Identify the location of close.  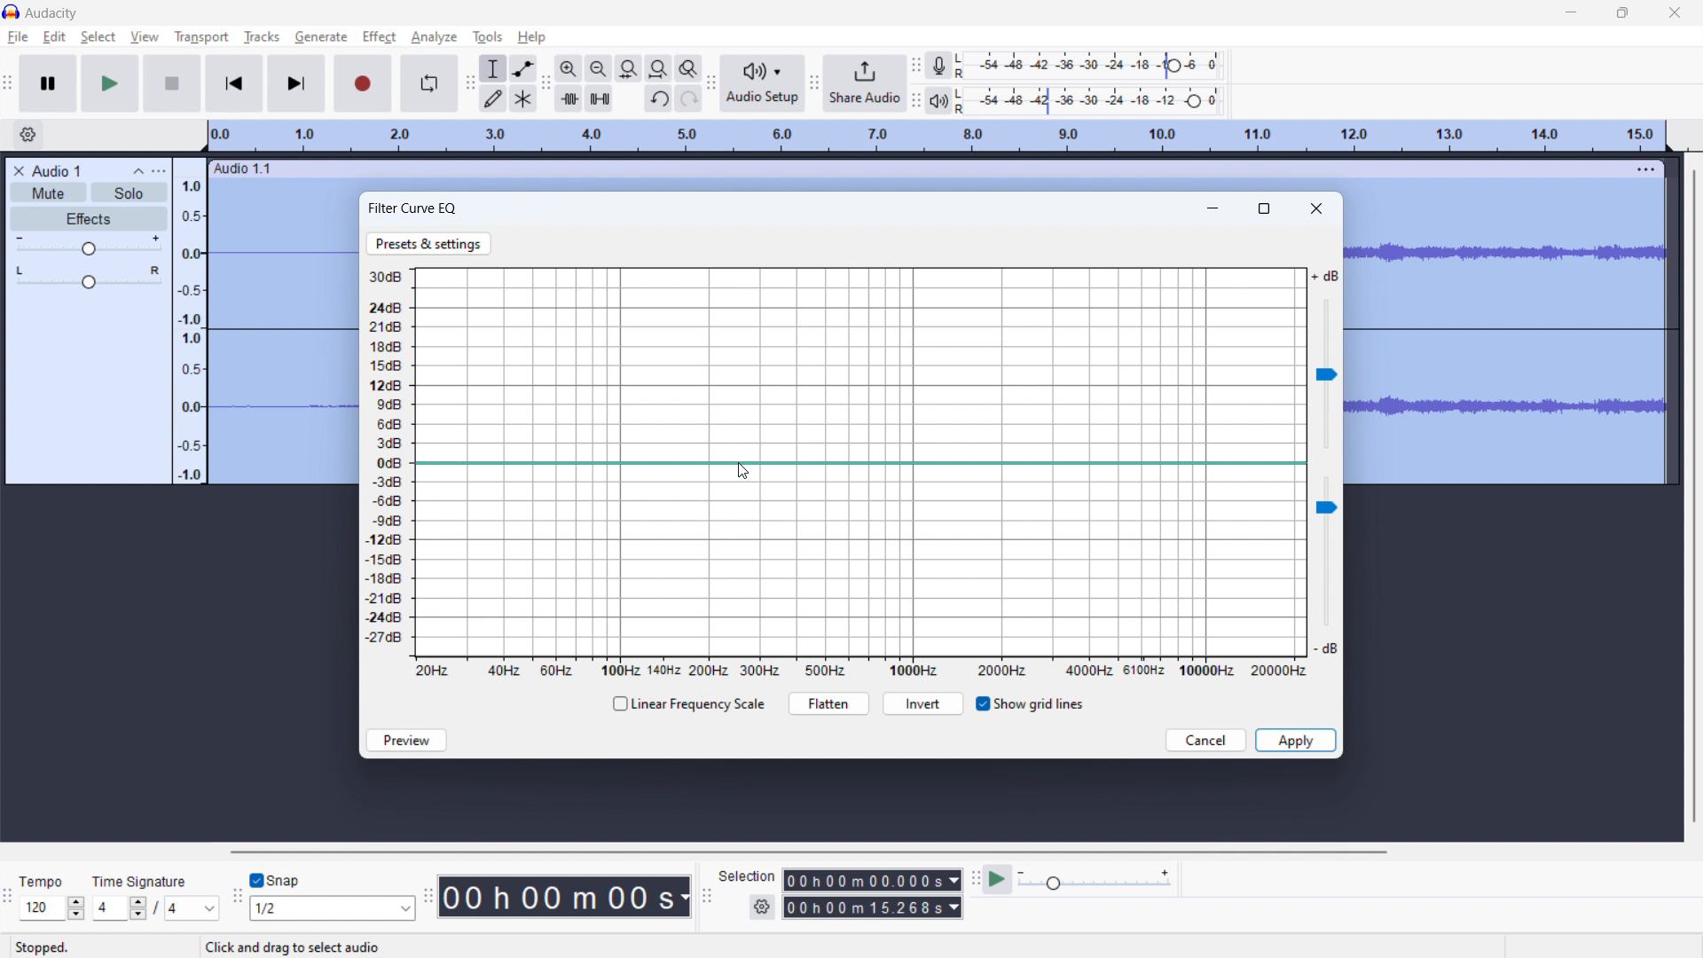
(1676, 12).